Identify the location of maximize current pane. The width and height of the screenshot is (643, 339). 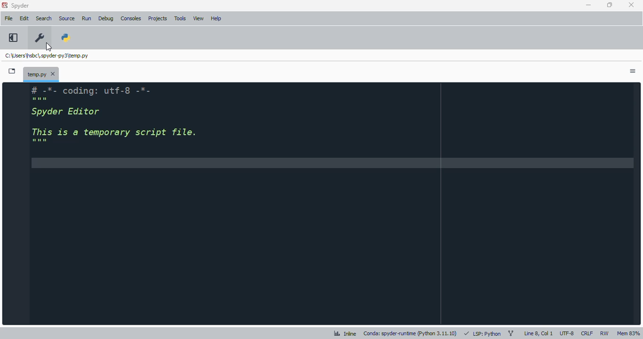
(13, 37).